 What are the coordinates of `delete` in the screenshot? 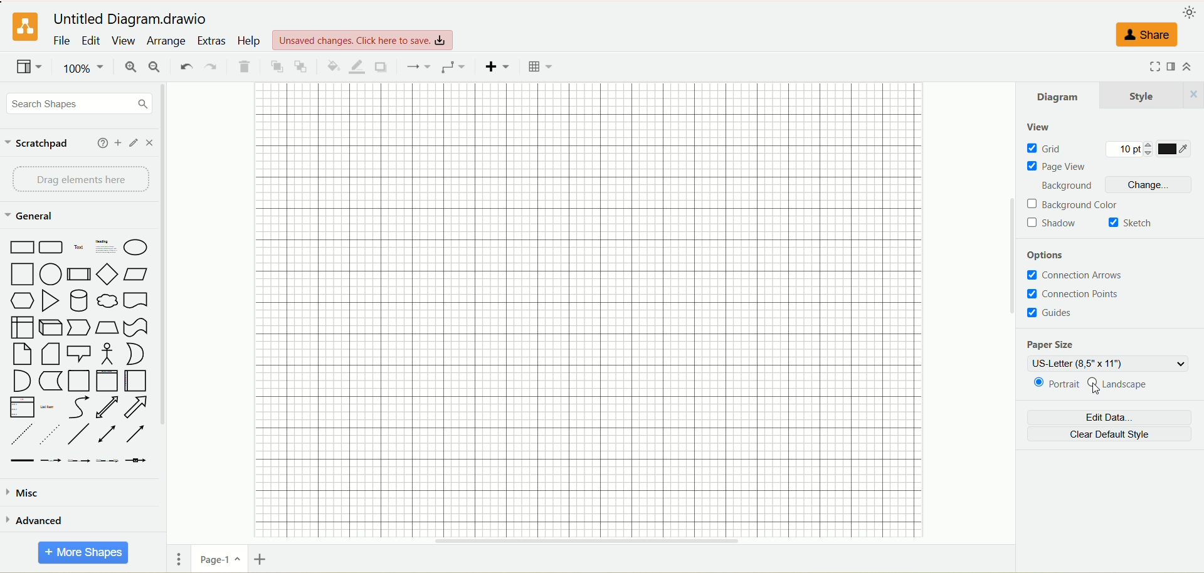 It's located at (244, 66).